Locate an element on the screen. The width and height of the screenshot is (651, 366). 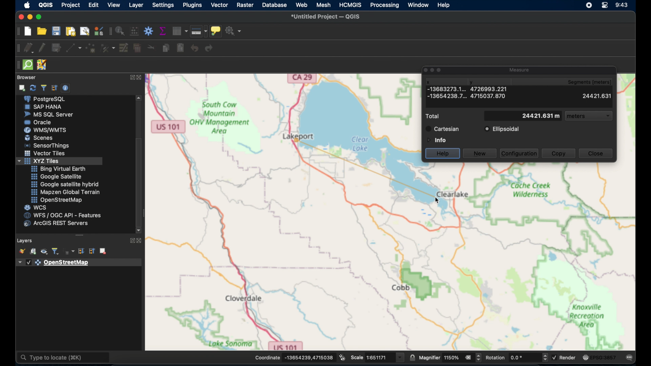
showman tips is located at coordinates (216, 30).